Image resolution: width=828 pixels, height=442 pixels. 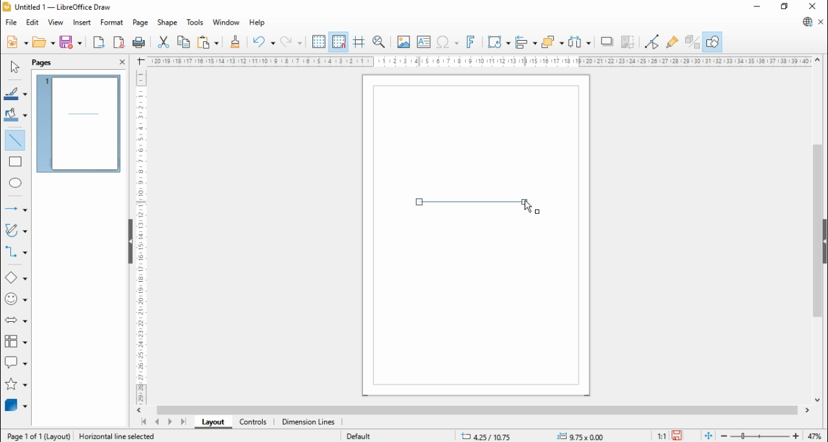 I want to click on Scale, so click(x=141, y=237).